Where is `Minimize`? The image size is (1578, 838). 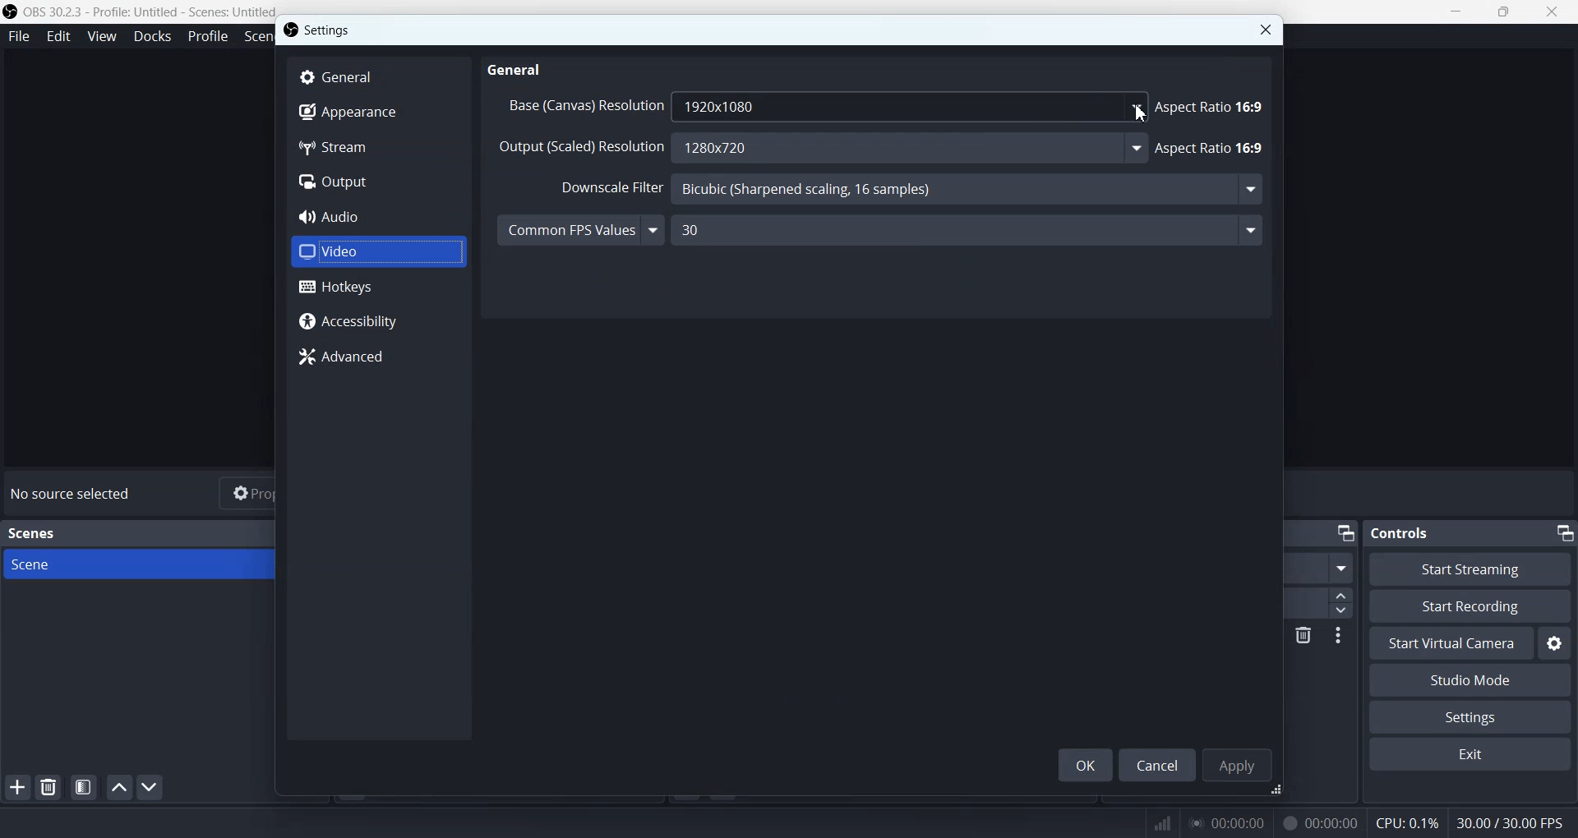
Minimize is located at coordinates (1563, 532).